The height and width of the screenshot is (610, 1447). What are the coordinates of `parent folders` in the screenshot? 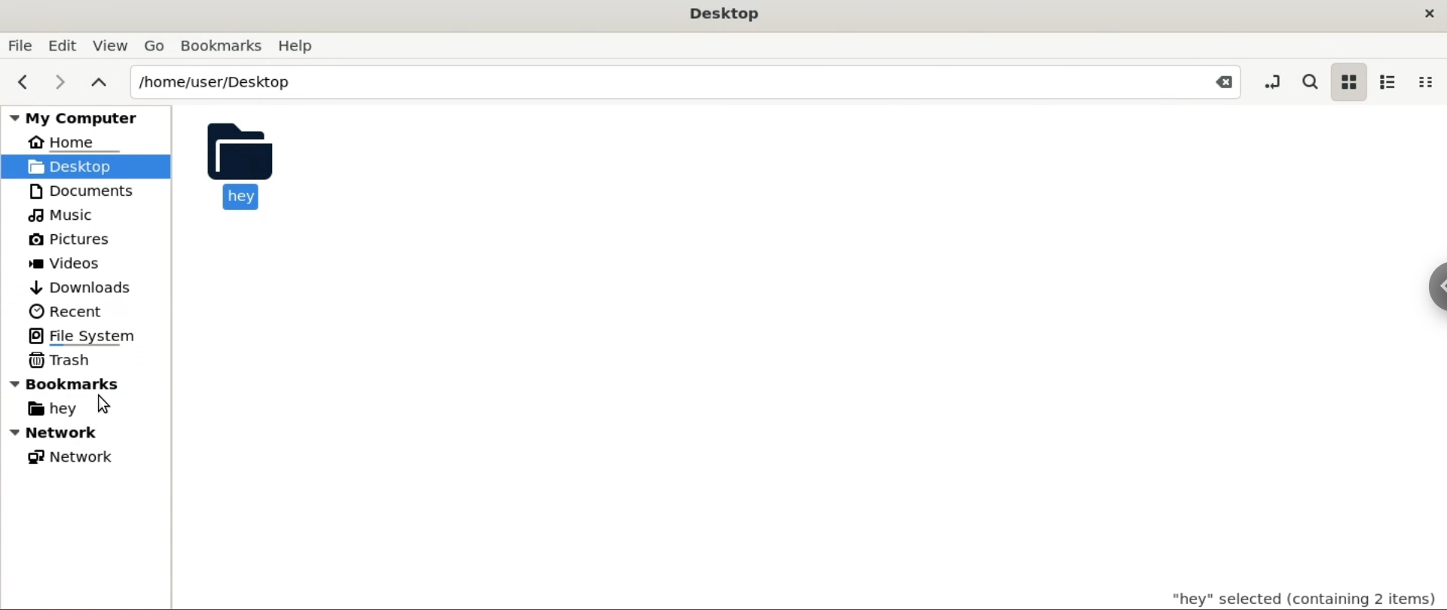 It's located at (100, 84).